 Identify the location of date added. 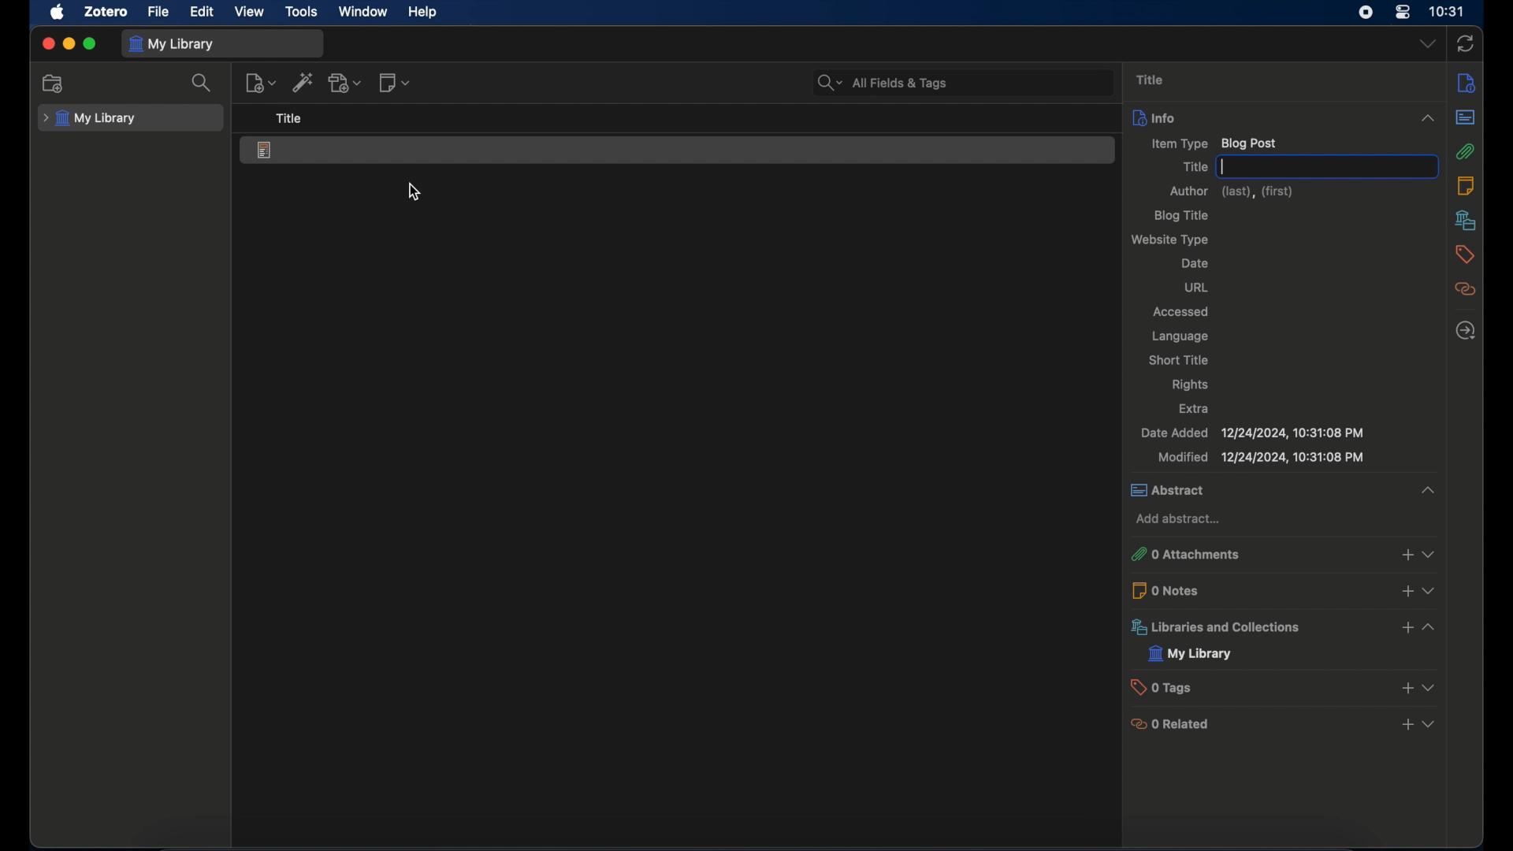
(1251, 433).